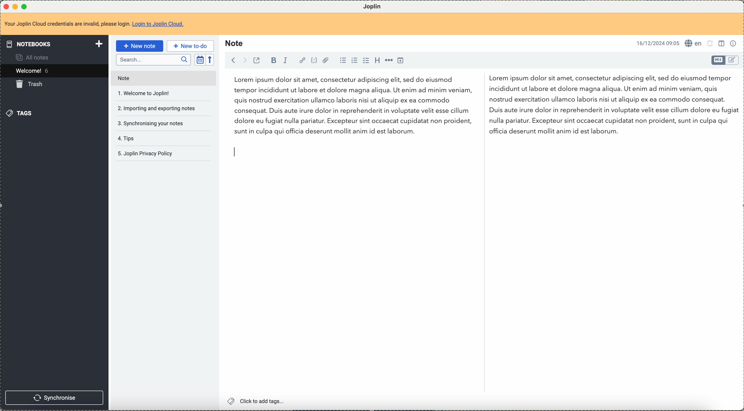 The width and height of the screenshot is (744, 411). I want to click on click to add tags, so click(256, 401).